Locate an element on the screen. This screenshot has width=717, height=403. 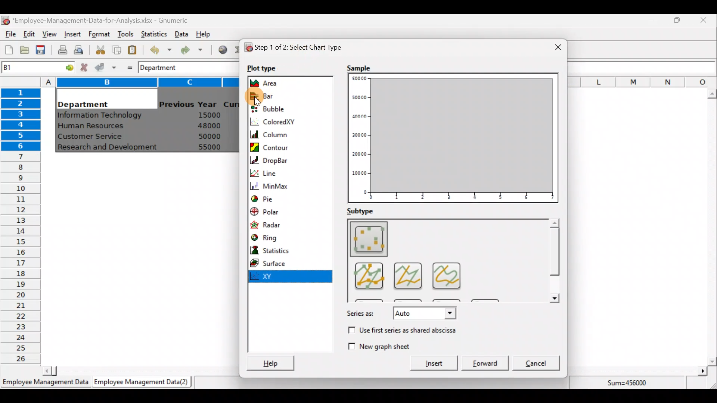
Scroll bar is located at coordinates (712, 227).